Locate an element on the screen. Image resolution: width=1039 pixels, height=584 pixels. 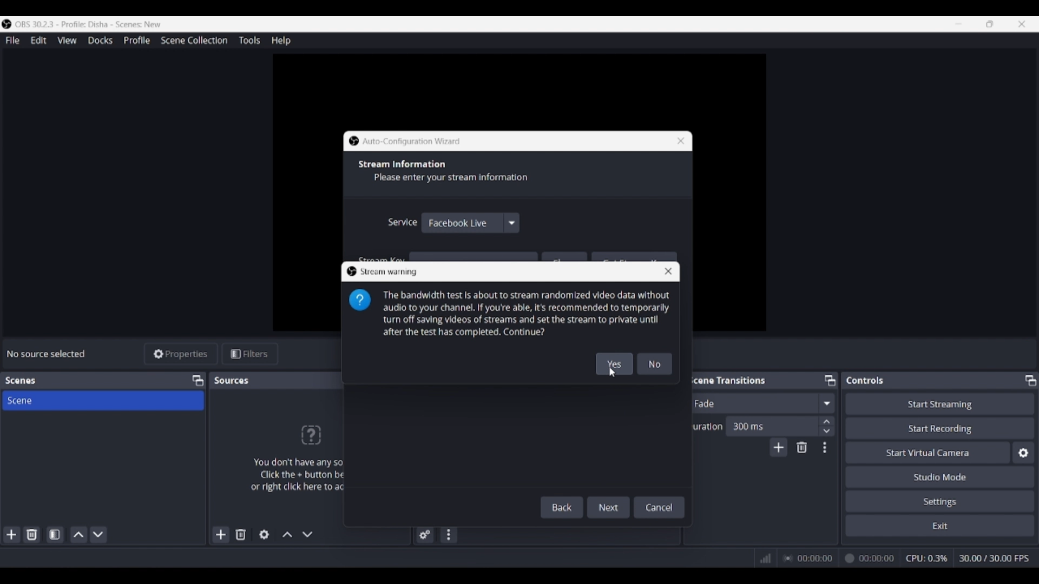
Section title and description is located at coordinates (448, 172).